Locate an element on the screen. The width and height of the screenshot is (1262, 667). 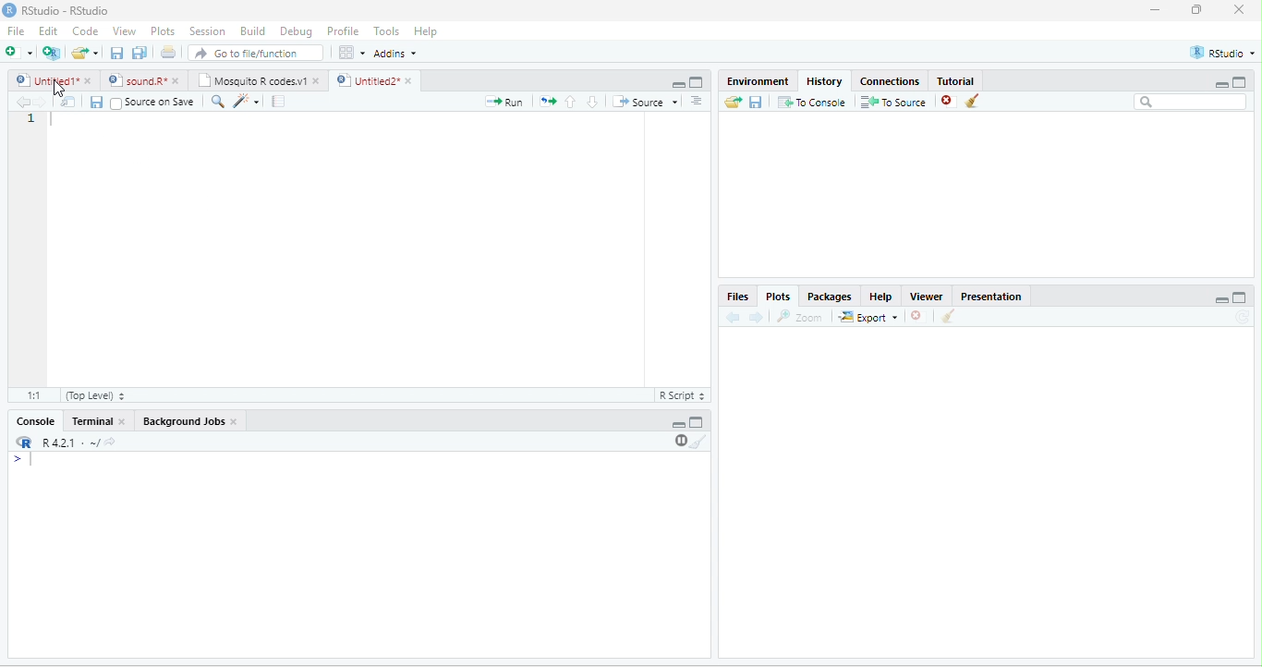
Session is located at coordinates (209, 32).